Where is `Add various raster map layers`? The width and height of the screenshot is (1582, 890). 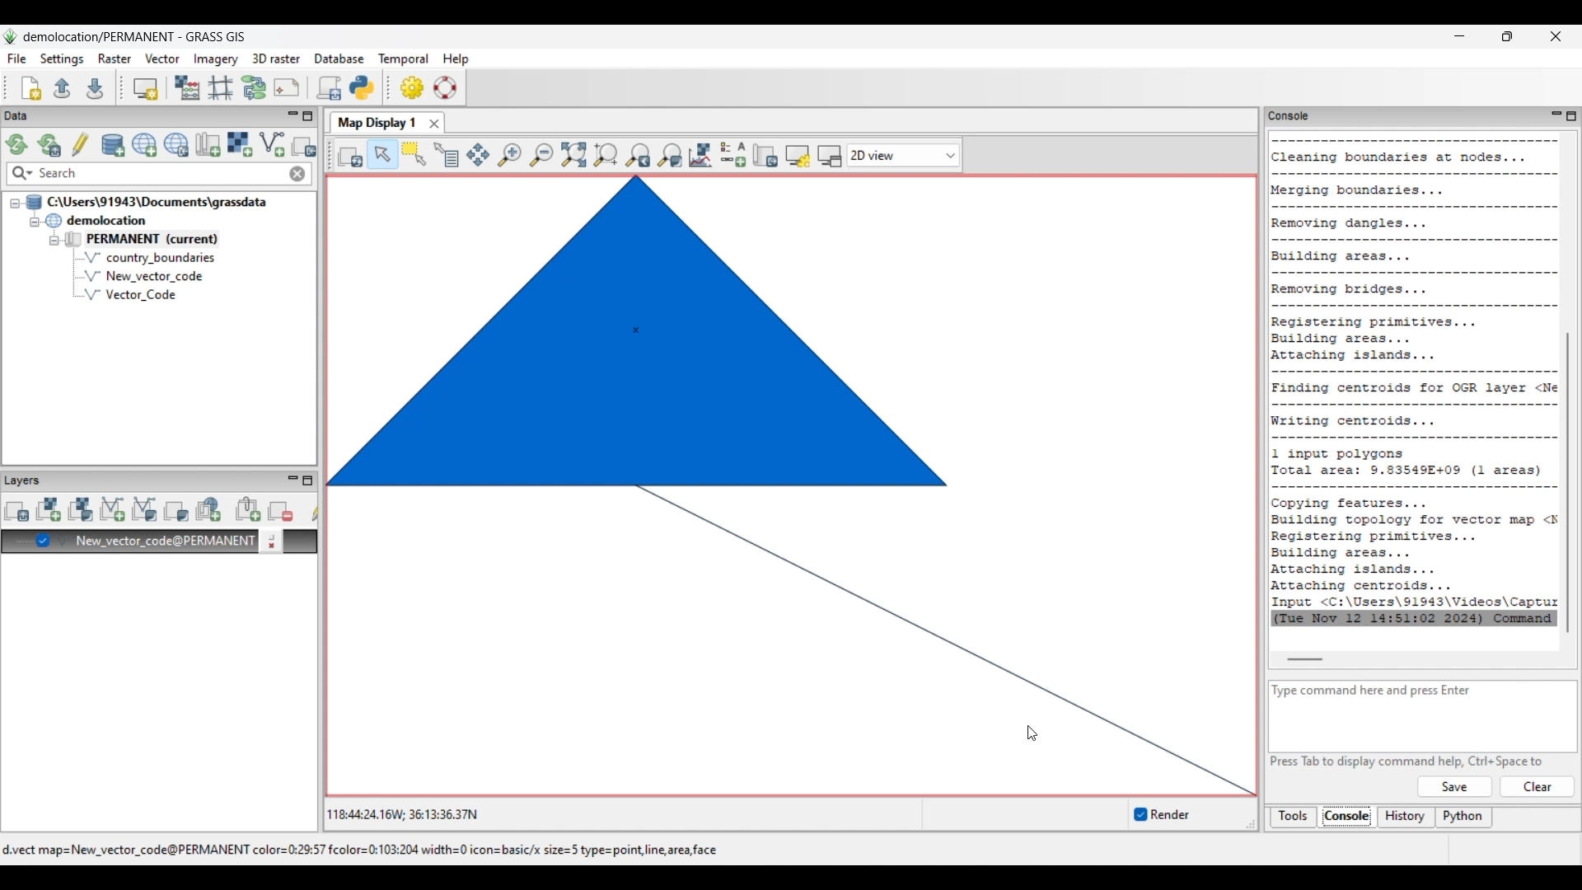 Add various raster map layers is located at coordinates (80, 509).